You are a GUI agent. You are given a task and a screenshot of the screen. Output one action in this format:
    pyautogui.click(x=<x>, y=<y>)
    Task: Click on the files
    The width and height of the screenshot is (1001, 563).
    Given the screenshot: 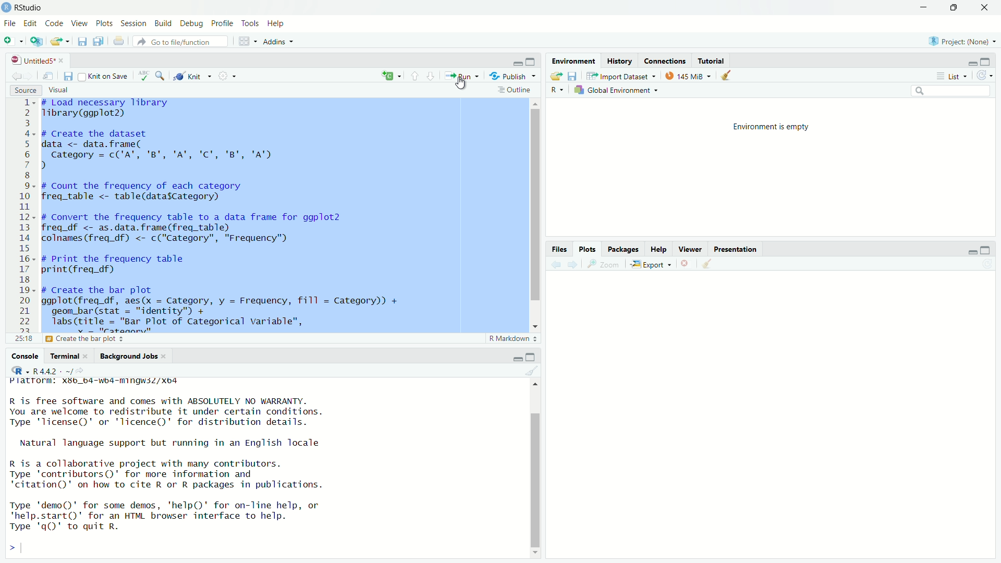 What is the action you would take?
    pyautogui.click(x=560, y=250)
    